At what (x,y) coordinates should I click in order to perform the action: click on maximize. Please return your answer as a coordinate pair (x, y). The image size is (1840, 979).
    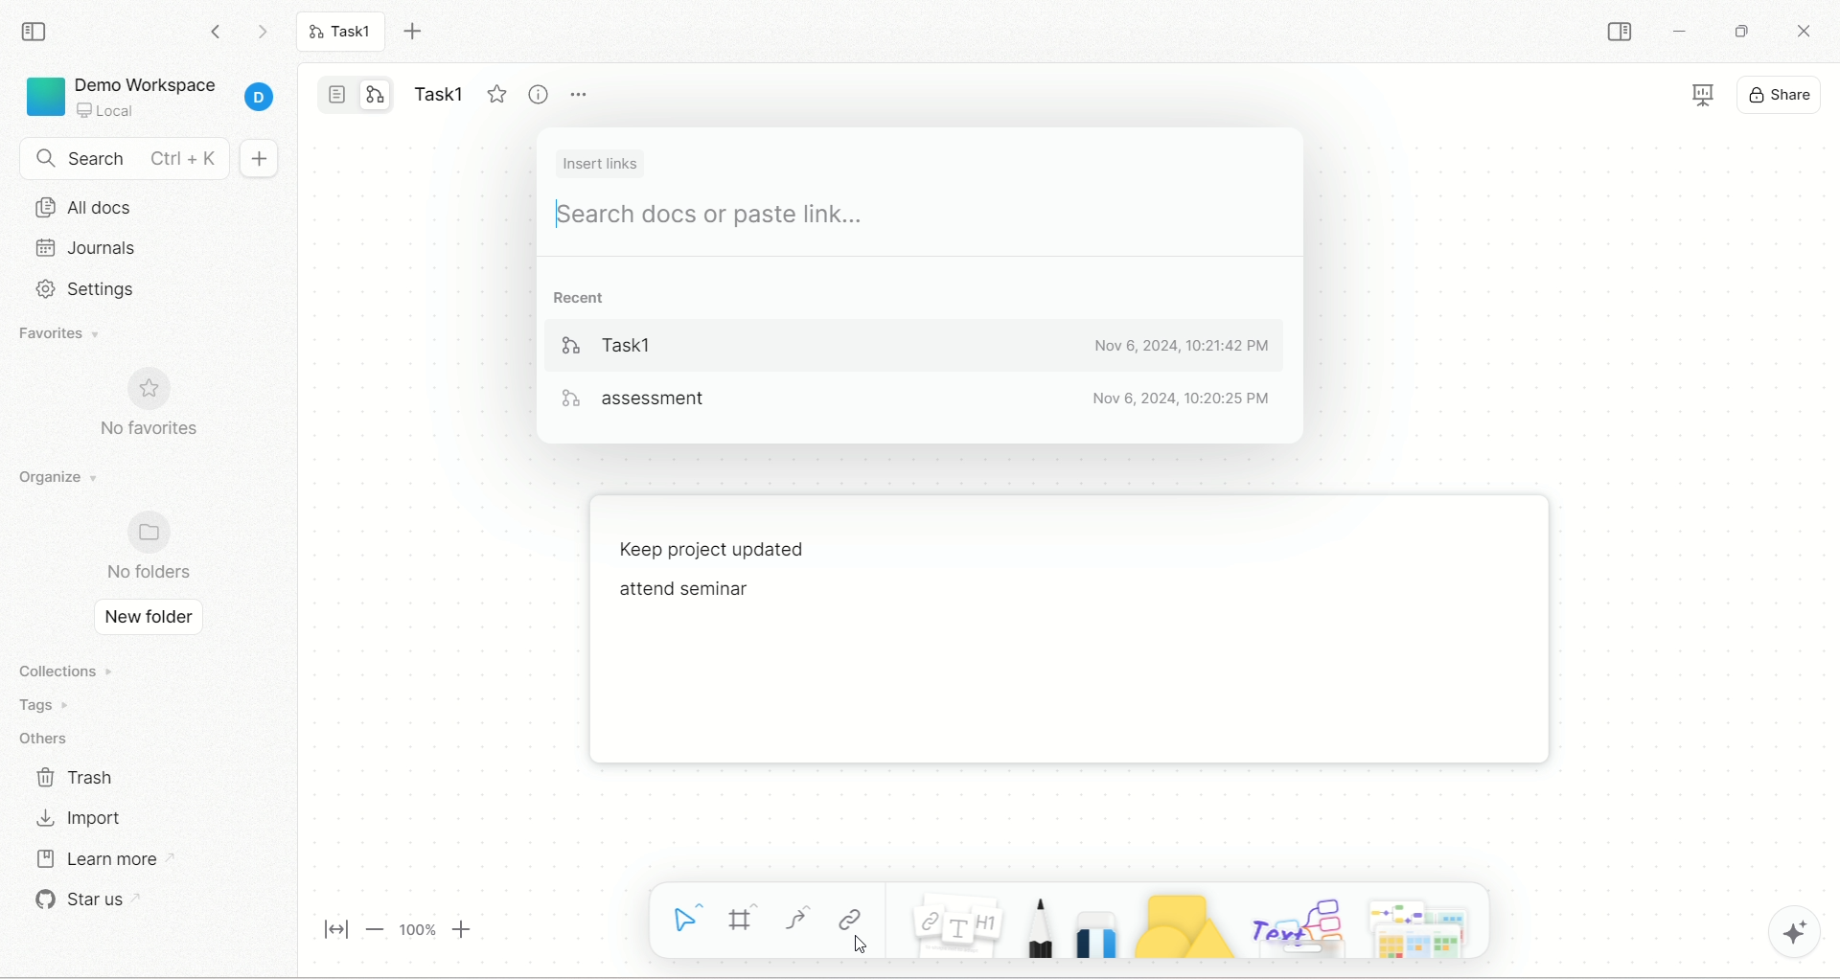
    Looking at the image, I should click on (1738, 30).